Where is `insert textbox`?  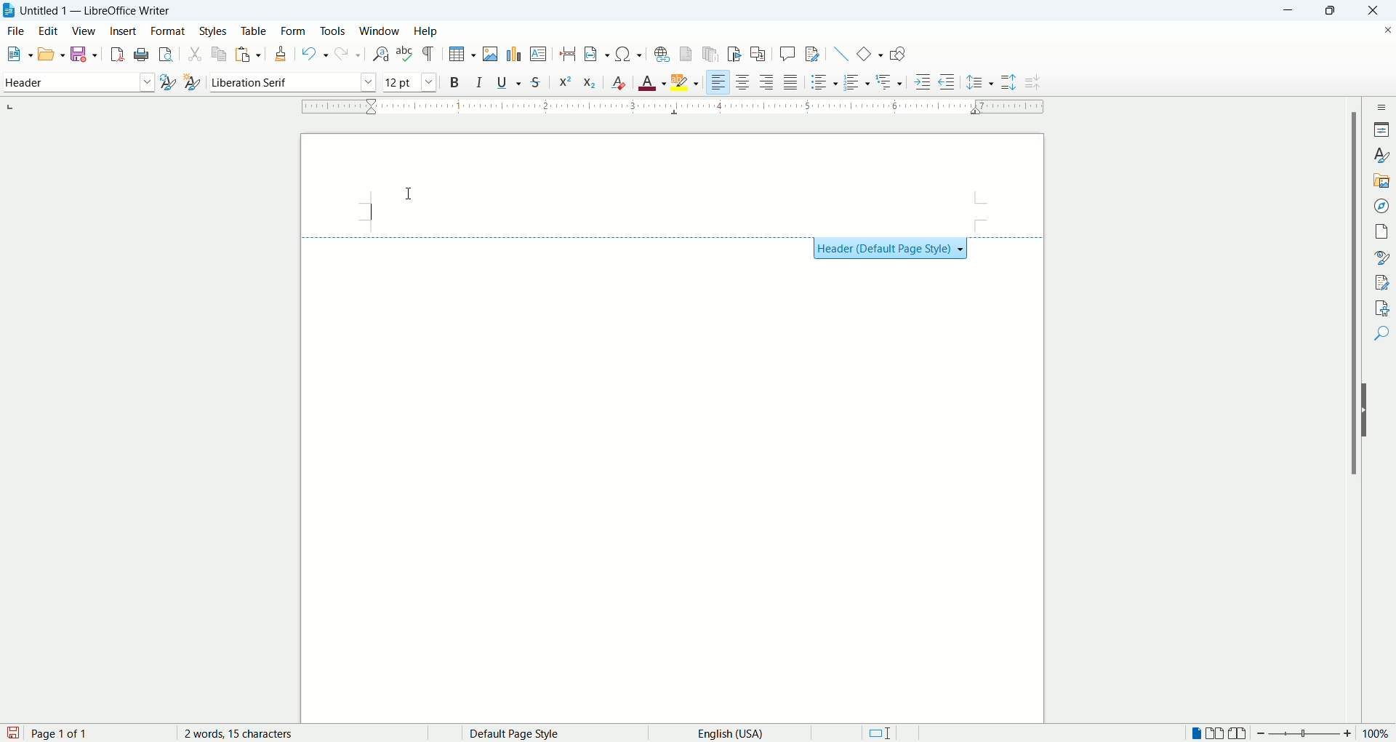 insert textbox is located at coordinates (538, 52).